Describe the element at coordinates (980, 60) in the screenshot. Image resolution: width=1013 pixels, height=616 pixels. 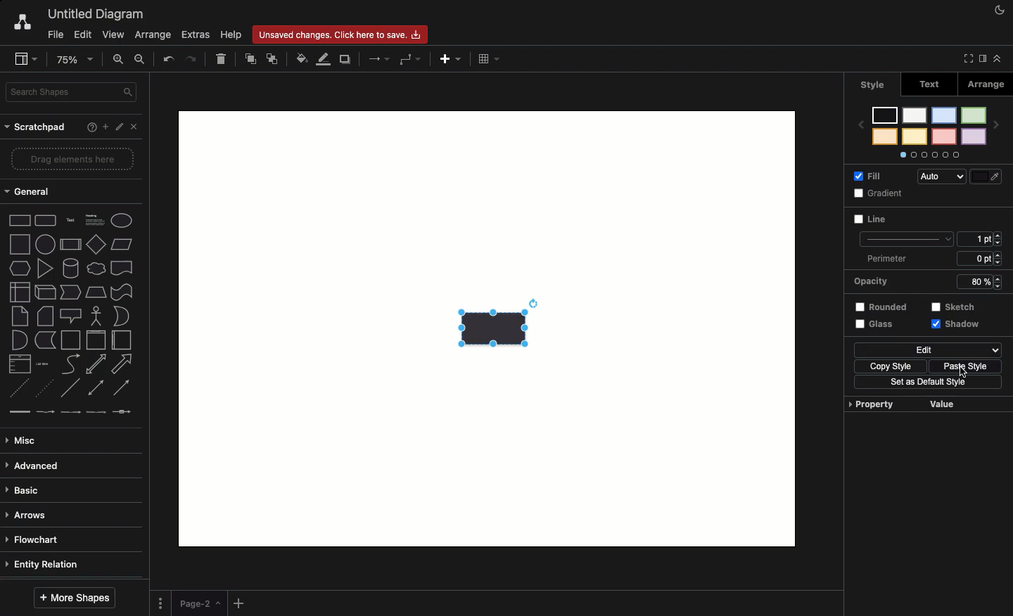
I see `Sidebar` at that location.